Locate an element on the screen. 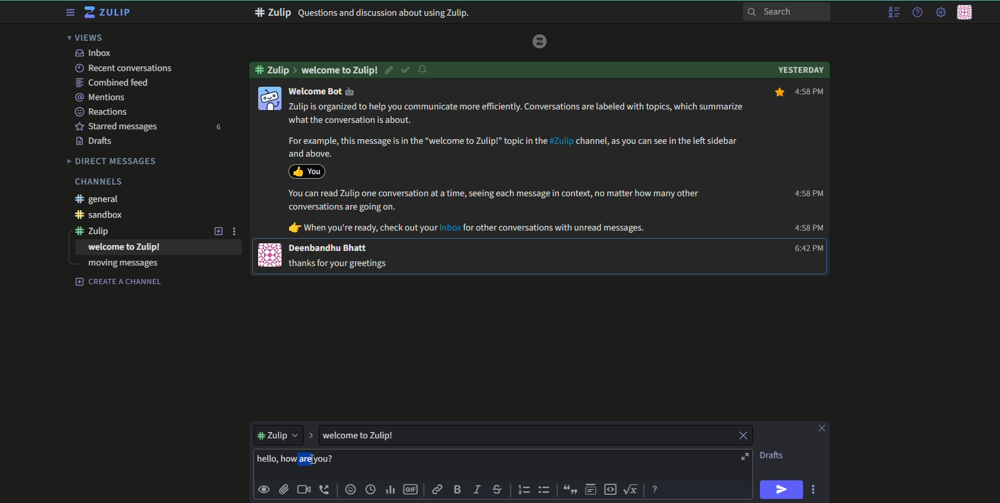 The height and width of the screenshot is (503, 1000).  is located at coordinates (277, 81).